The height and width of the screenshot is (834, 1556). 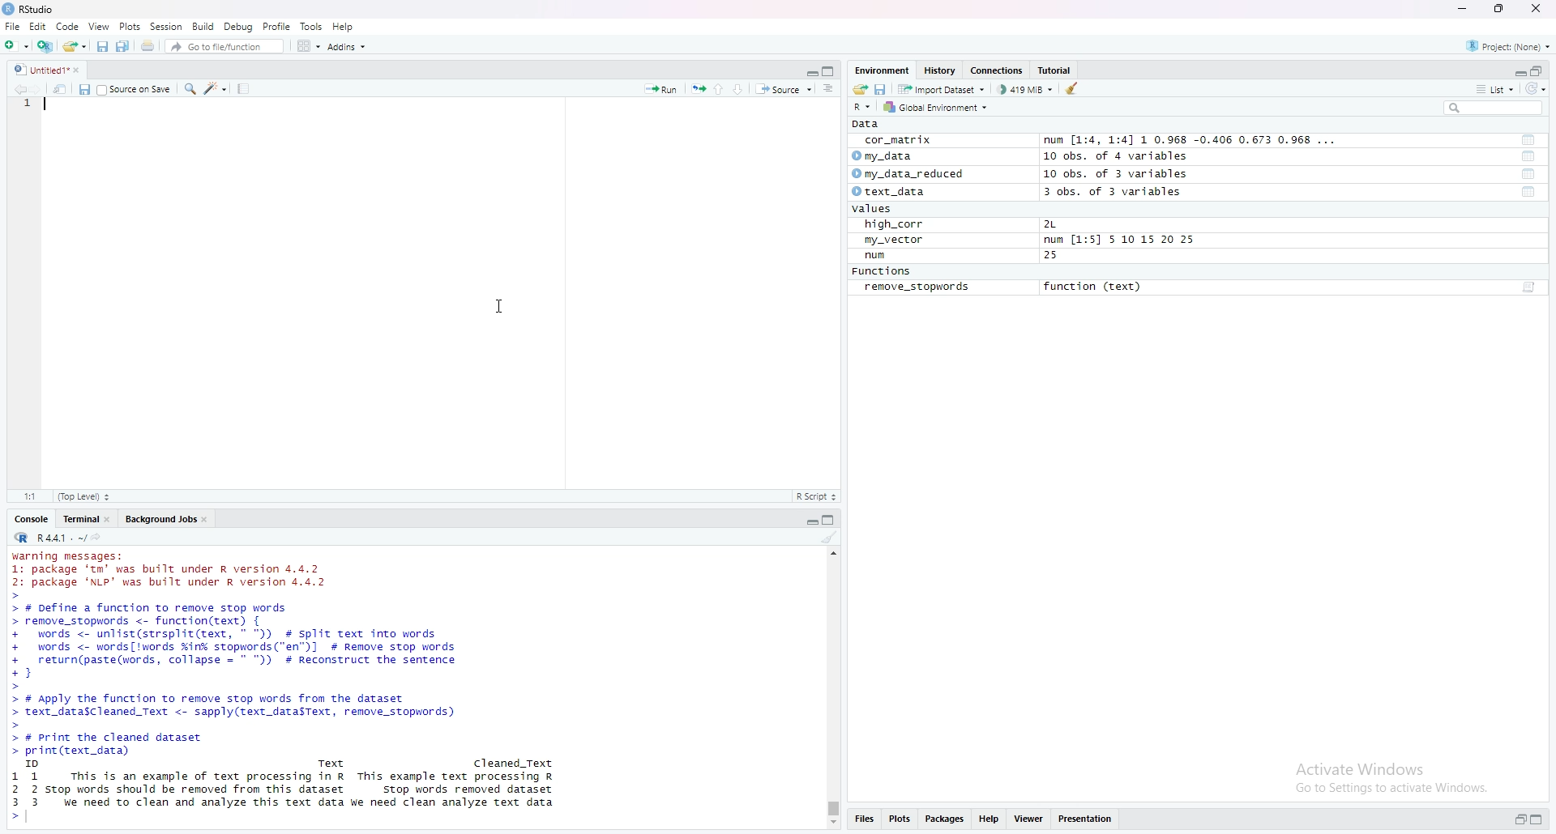 I want to click on Save, so click(x=83, y=89).